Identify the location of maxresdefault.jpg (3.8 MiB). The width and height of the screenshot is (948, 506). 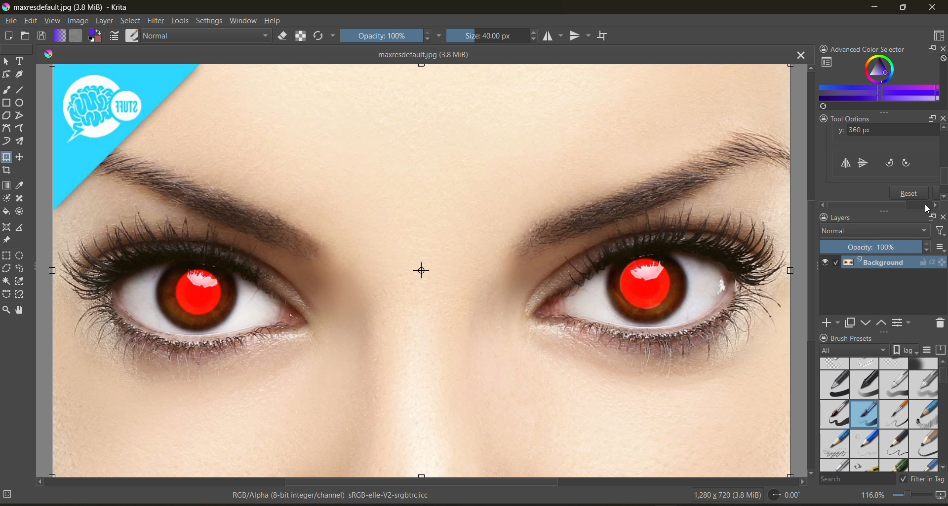
(420, 55).